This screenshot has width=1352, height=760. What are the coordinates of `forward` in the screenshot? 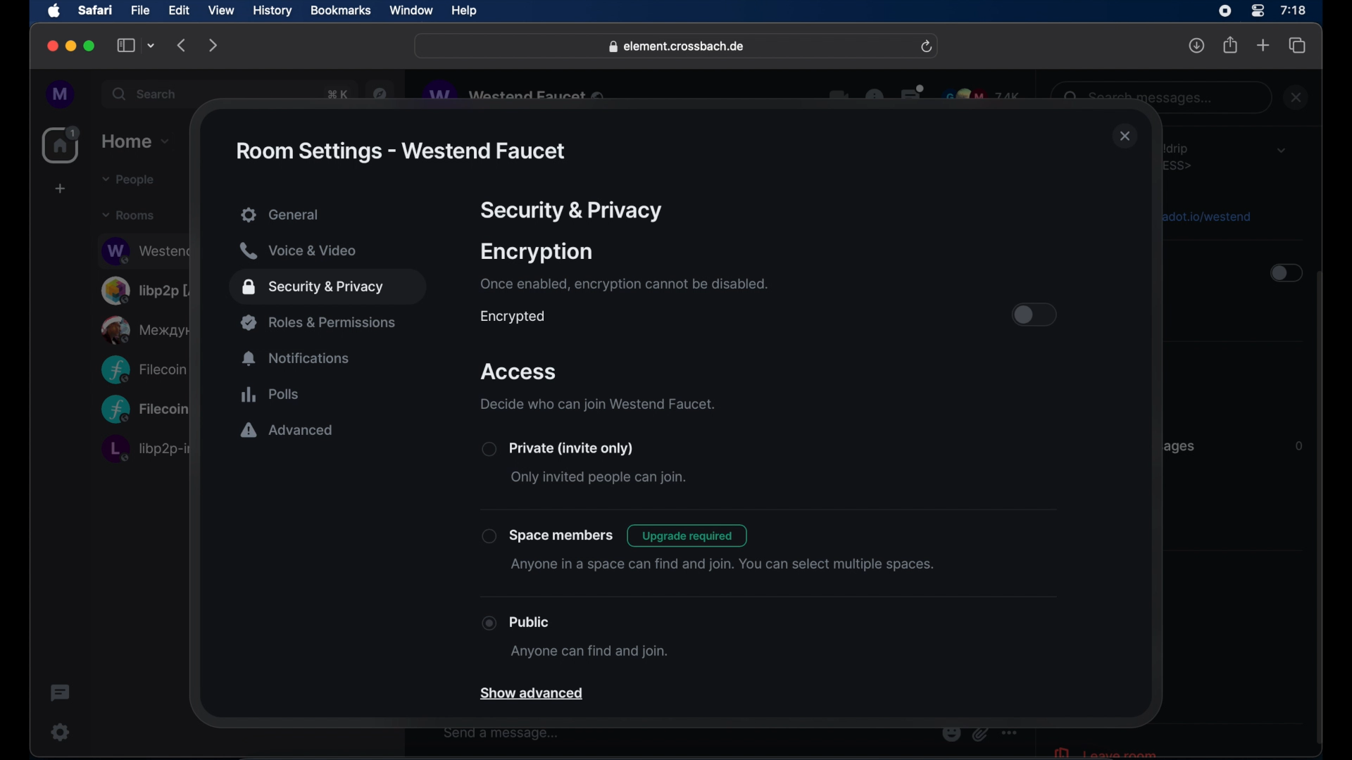 It's located at (213, 45).